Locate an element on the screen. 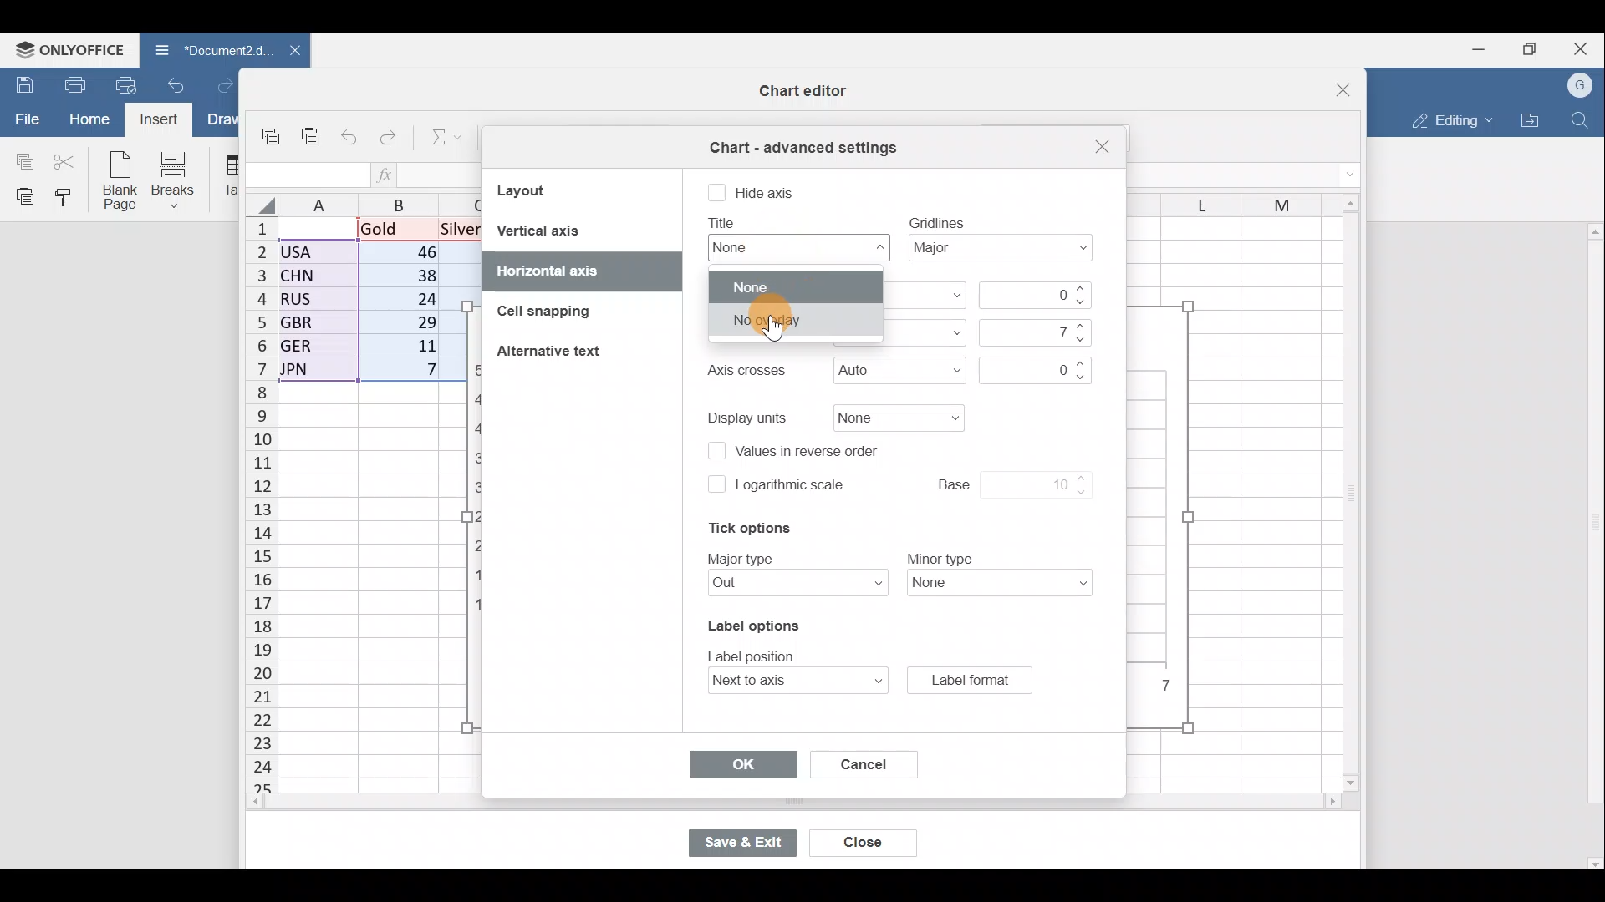  checkbox is located at coordinates (714, 453).